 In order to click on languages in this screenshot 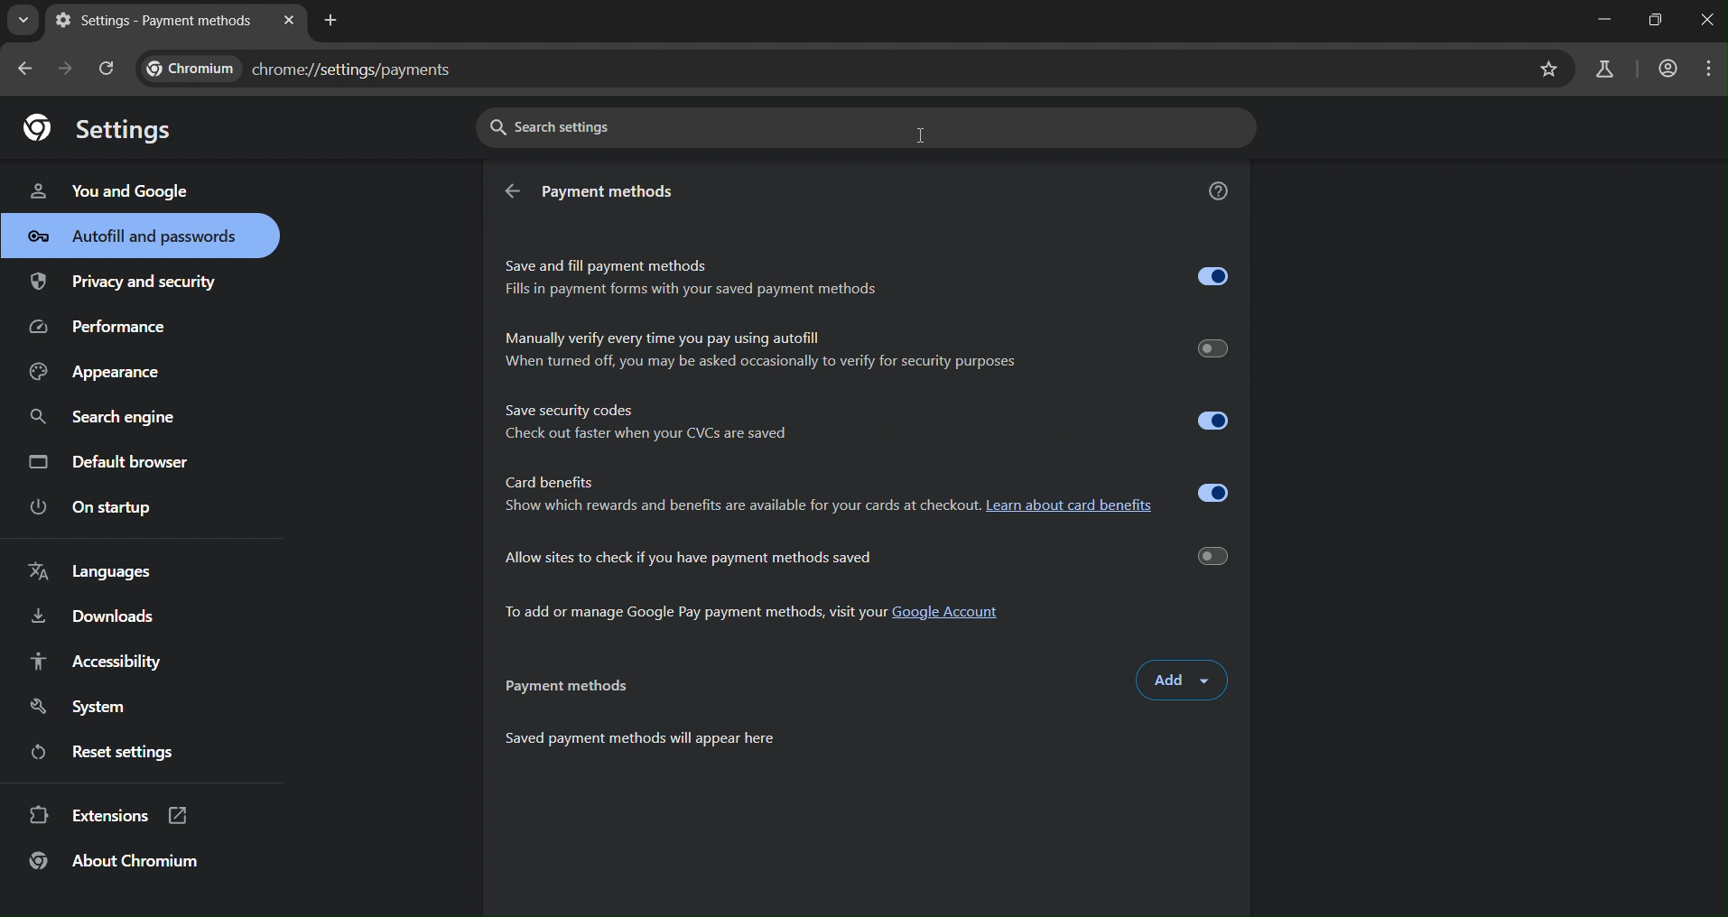, I will do `click(88, 571)`.